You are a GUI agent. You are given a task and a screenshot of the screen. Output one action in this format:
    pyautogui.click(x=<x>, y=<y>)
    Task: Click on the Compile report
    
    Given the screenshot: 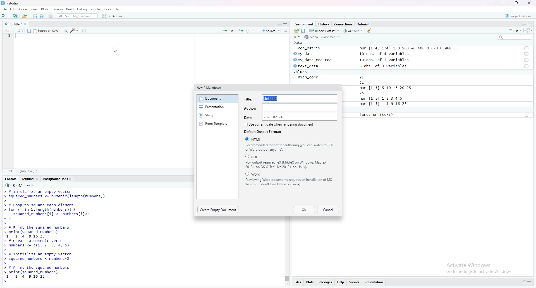 What is the action you would take?
    pyautogui.click(x=84, y=31)
    